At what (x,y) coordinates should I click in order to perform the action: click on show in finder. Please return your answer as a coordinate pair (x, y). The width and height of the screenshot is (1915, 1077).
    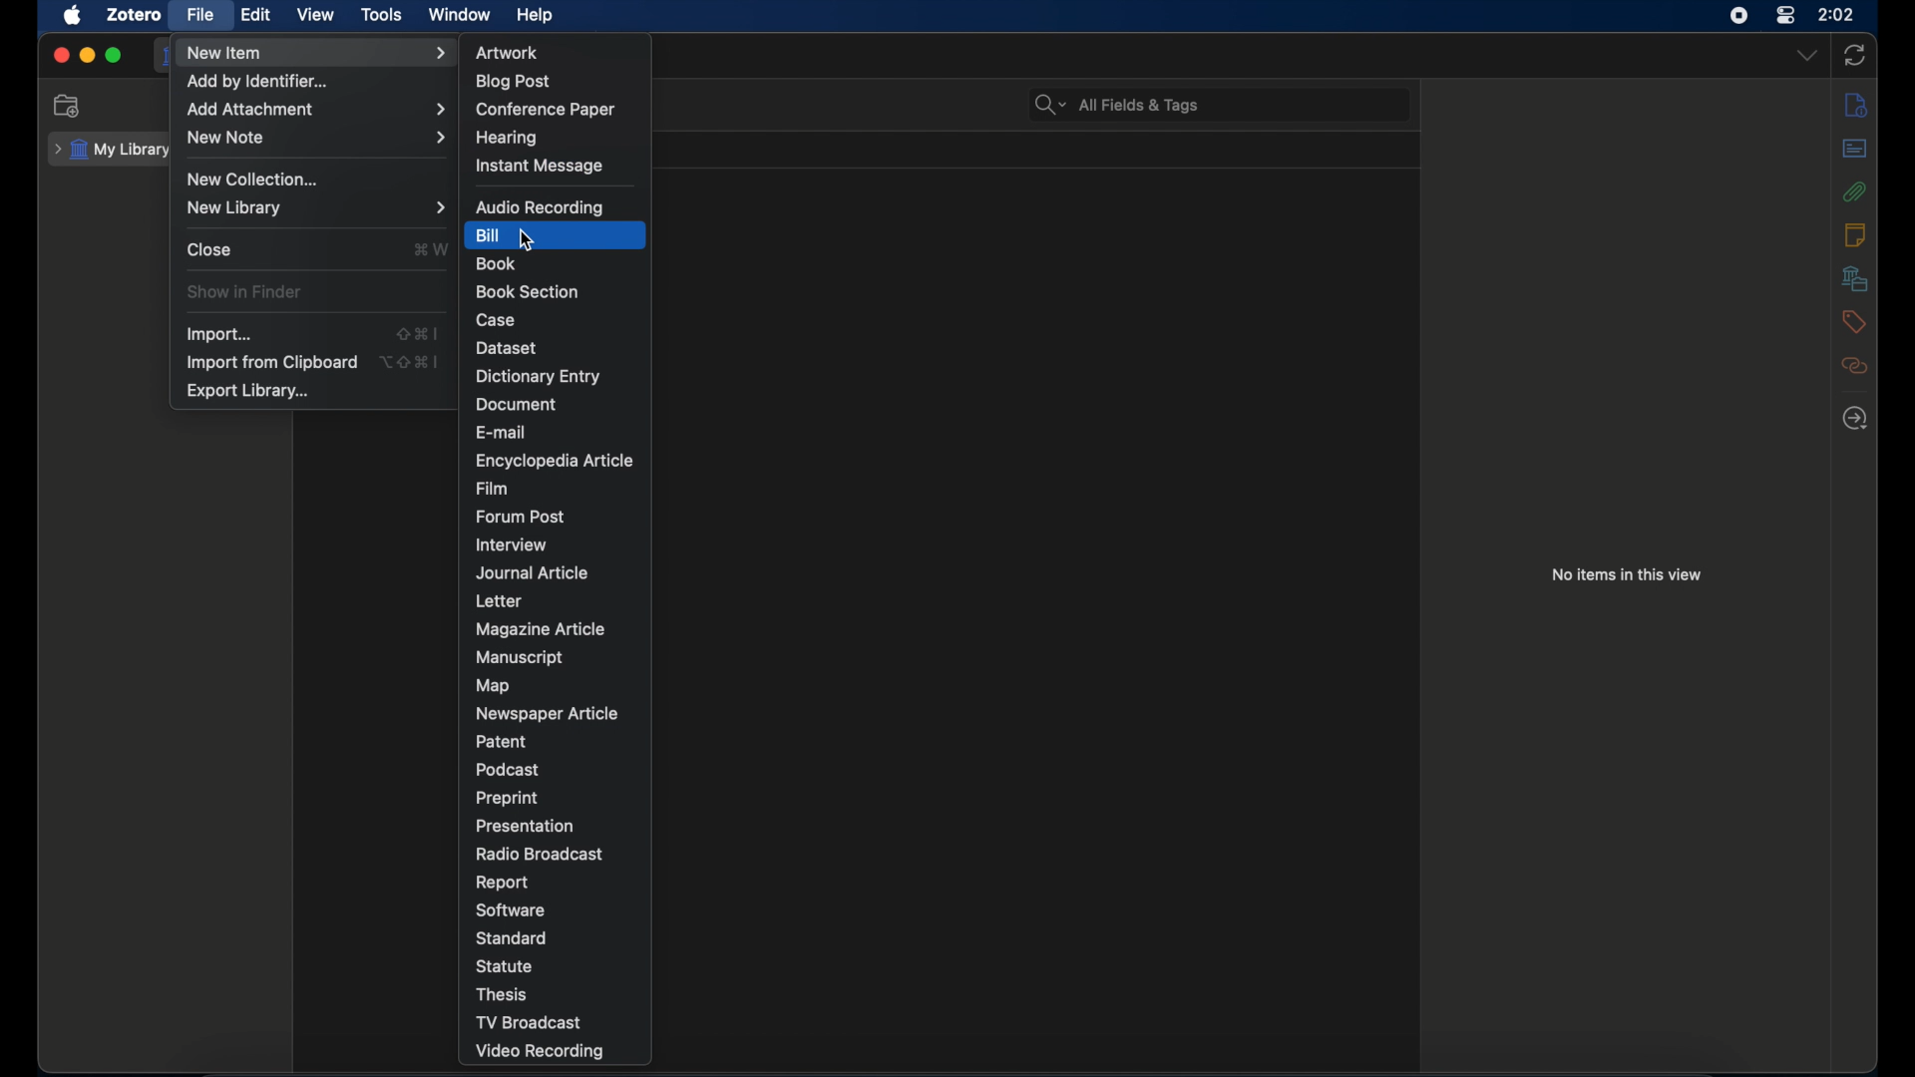
    Looking at the image, I should click on (245, 292).